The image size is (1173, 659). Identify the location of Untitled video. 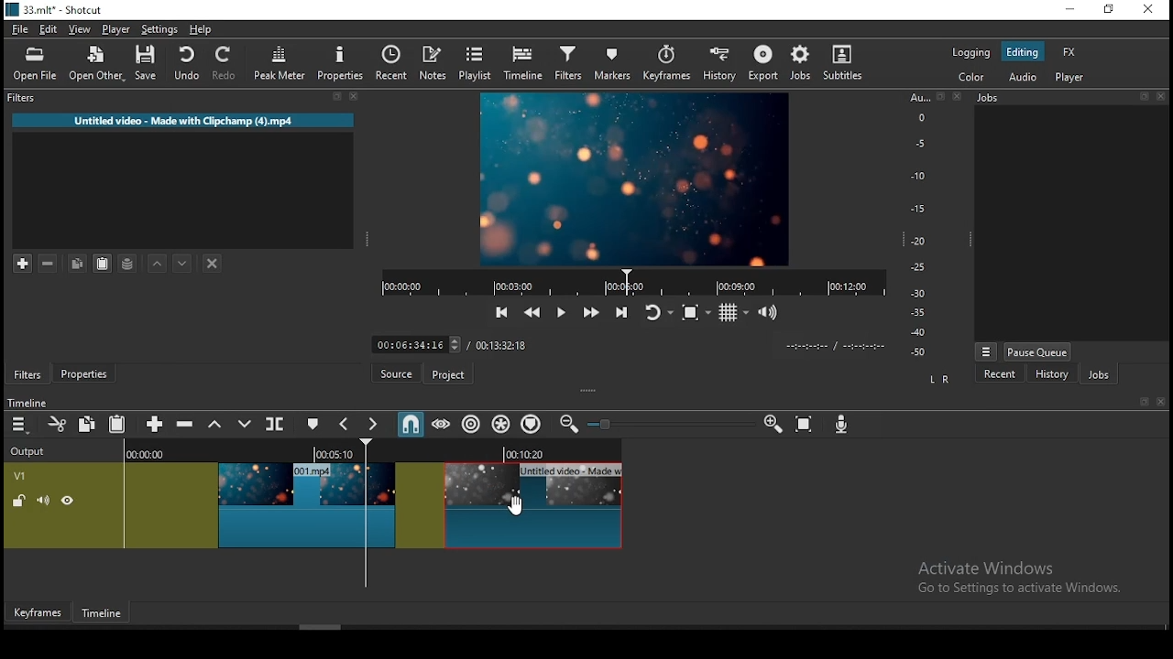
(179, 124).